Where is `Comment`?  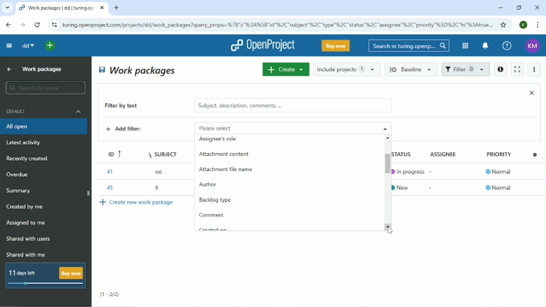 Comment is located at coordinates (214, 214).